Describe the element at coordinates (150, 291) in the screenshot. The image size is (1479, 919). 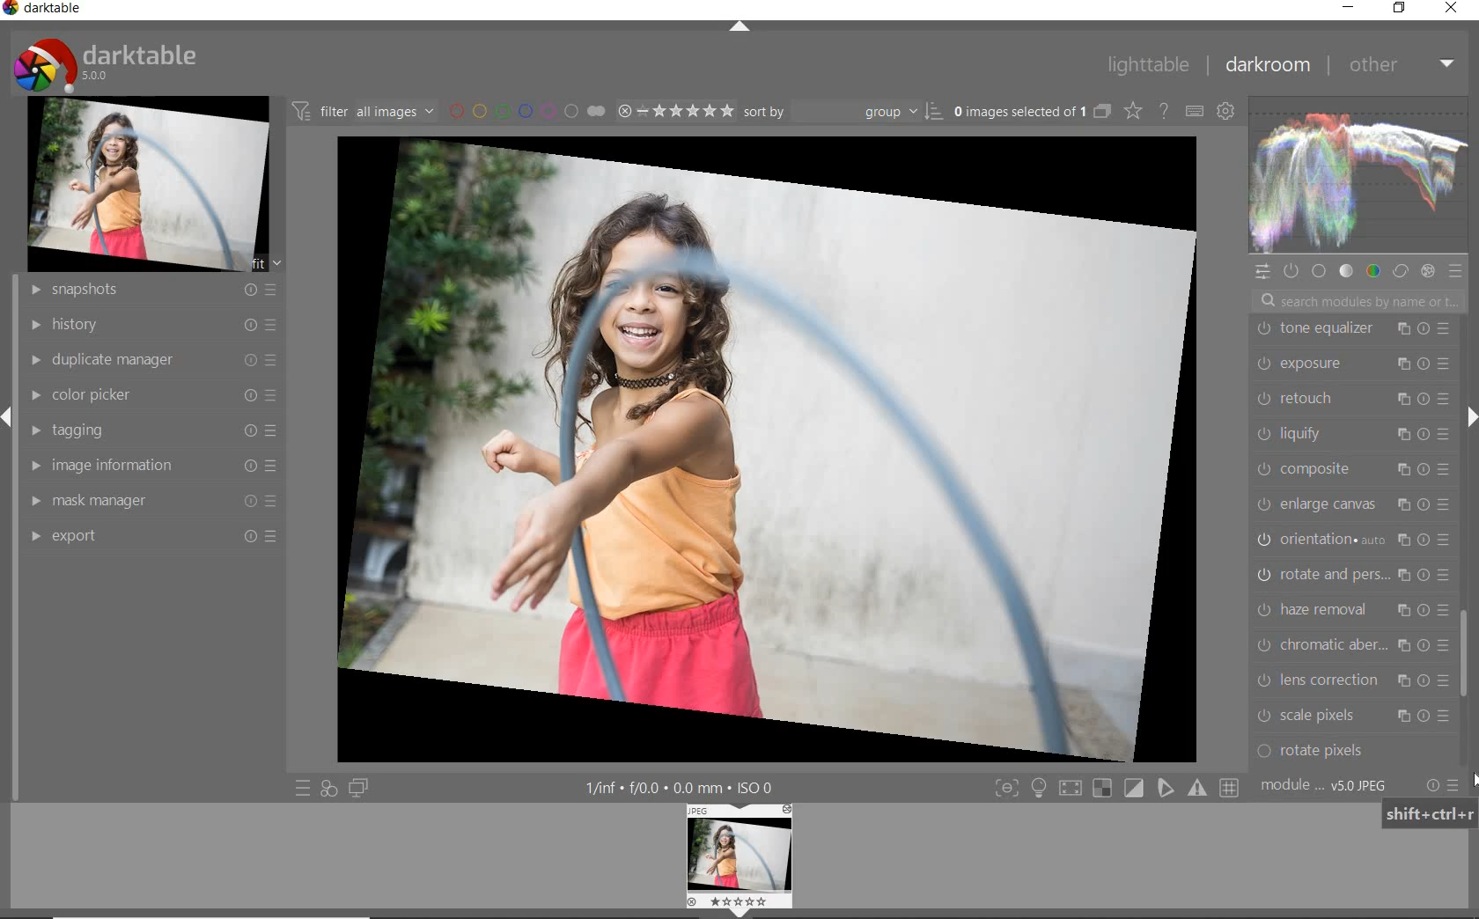
I see `snapshots` at that location.